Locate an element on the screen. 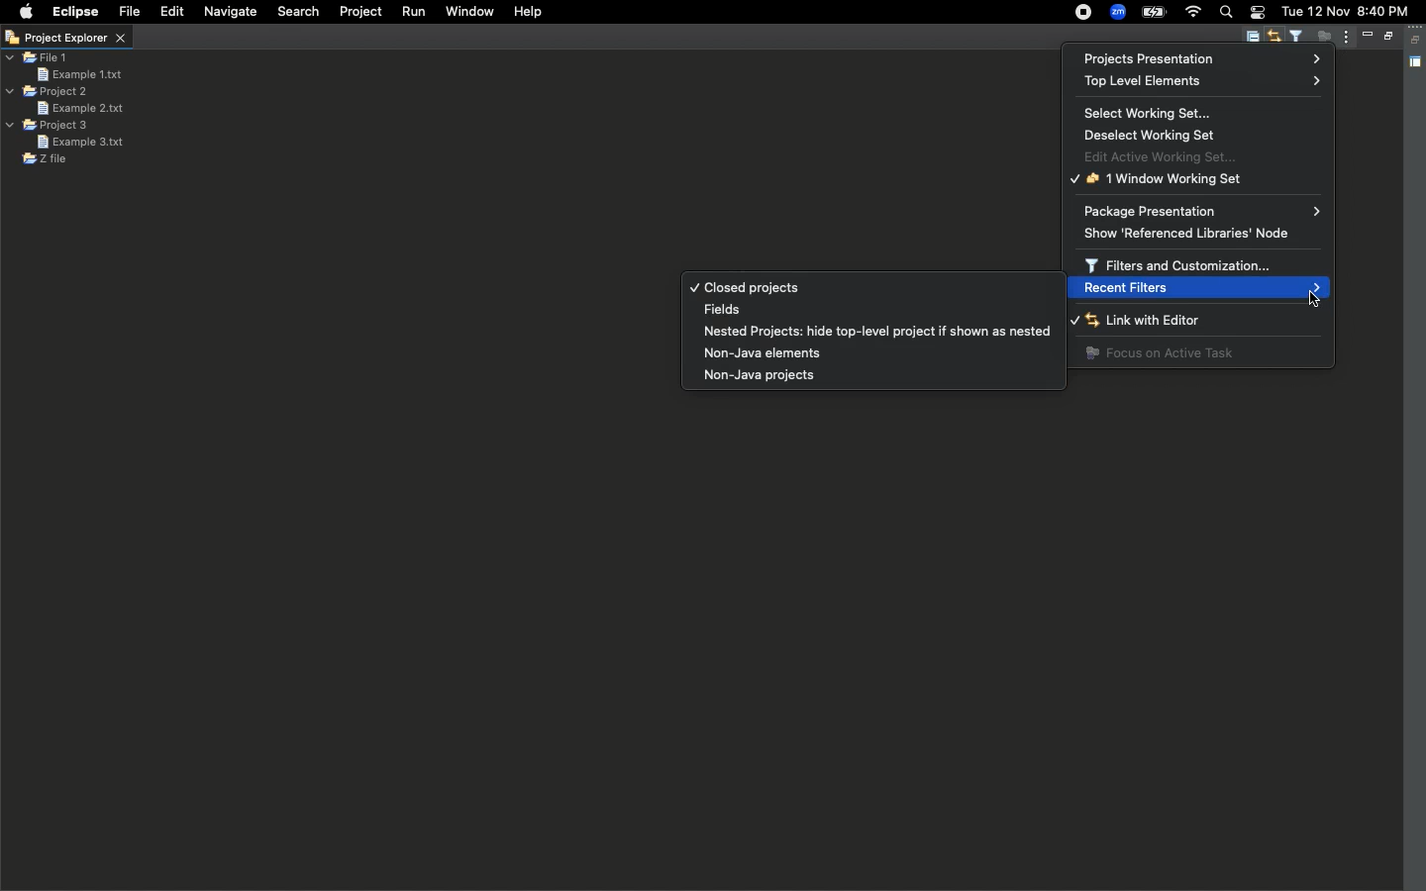 The width and height of the screenshot is (1426, 891). Charge is located at coordinates (1154, 14).